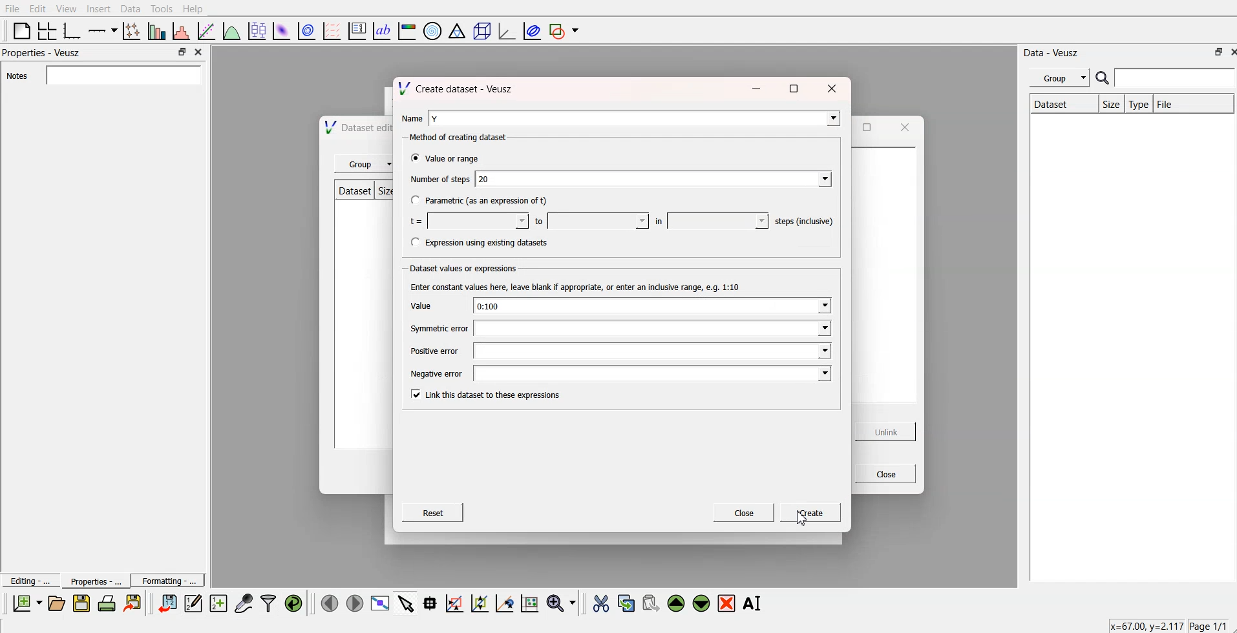  Describe the element at coordinates (328, 602) in the screenshot. I see `Move to previous page` at that location.